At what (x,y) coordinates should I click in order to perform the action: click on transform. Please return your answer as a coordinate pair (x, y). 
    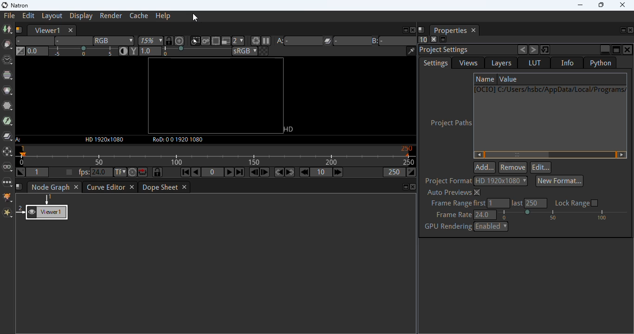
    Looking at the image, I should click on (7, 151).